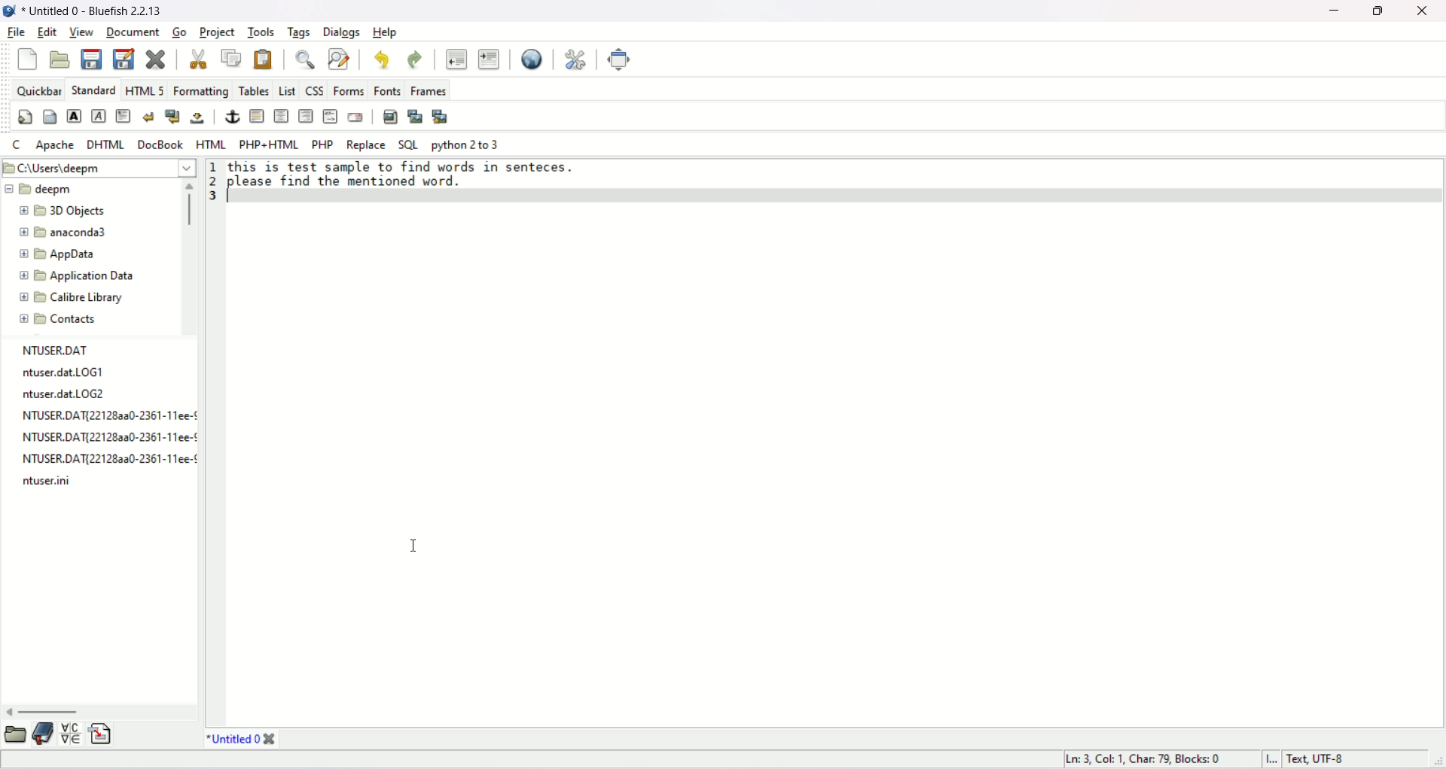 This screenshot has width=1446, height=769. Describe the element at coordinates (100, 115) in the screenshot. I see `emphasis` at that location.